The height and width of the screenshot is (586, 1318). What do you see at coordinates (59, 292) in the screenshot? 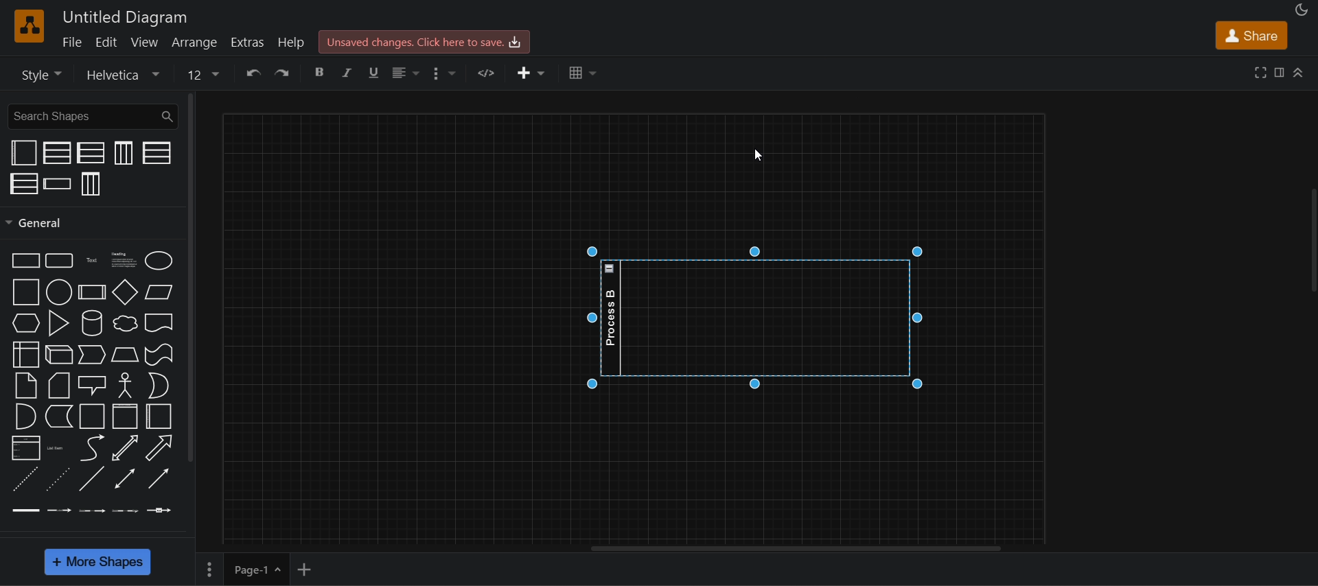
I see `circle` at bounding box center [59, 292].